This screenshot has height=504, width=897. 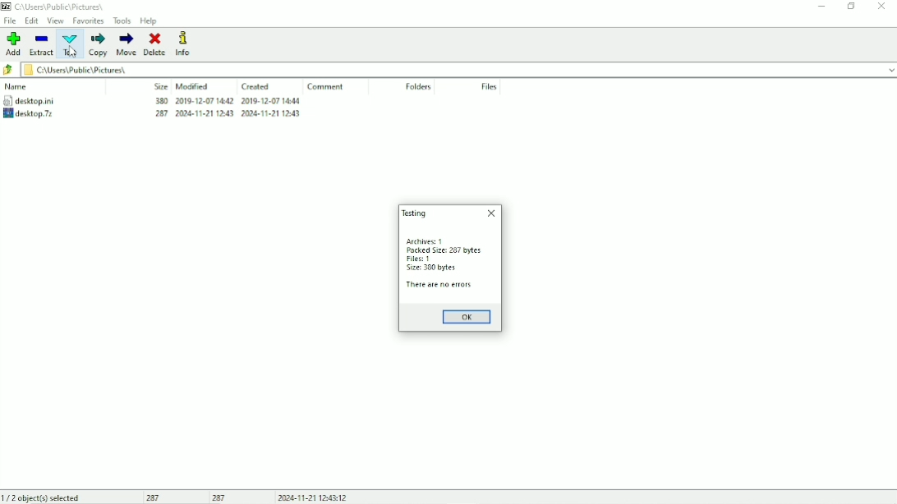 I want to click on Comment, so click(x=327, y=87).